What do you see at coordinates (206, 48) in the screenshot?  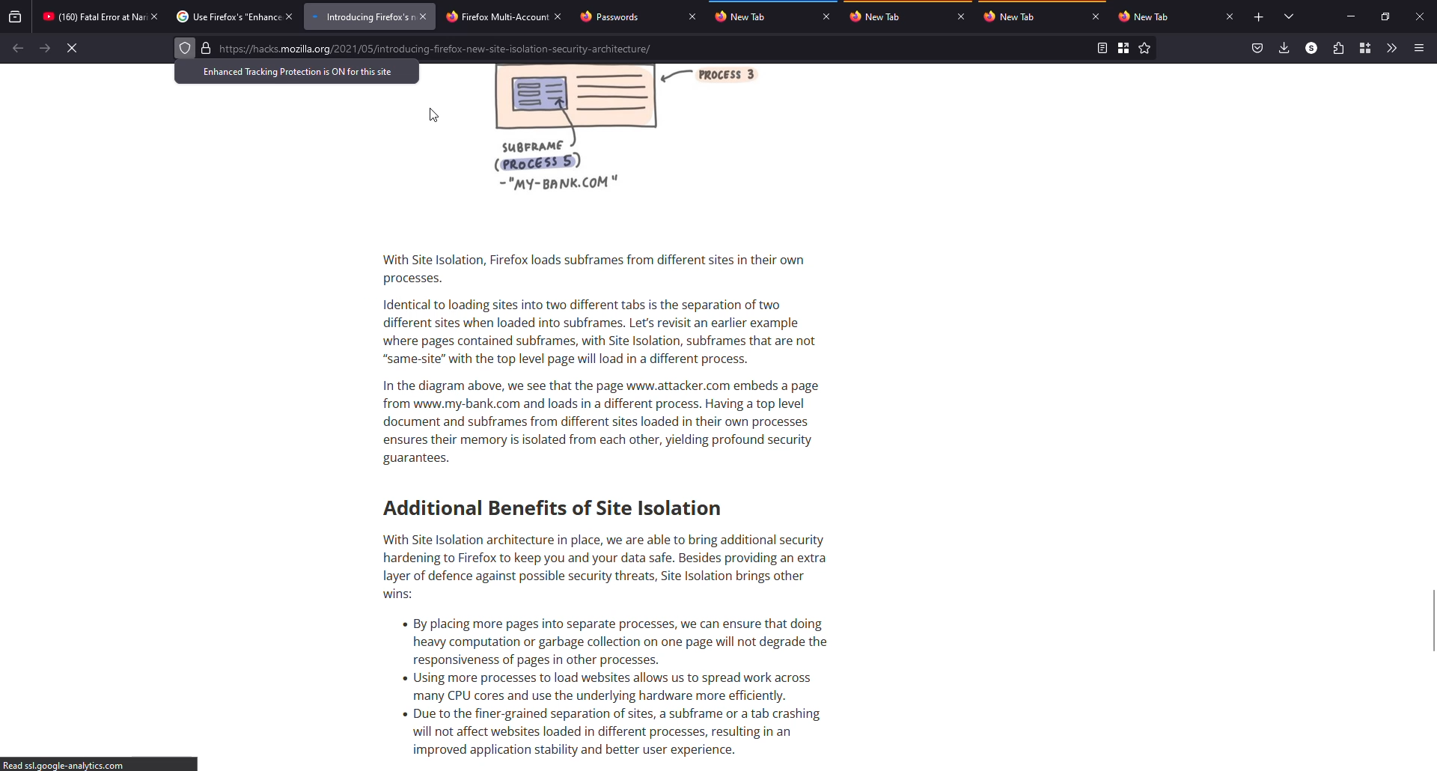 I see `lock` at bounding box center [206, 48].